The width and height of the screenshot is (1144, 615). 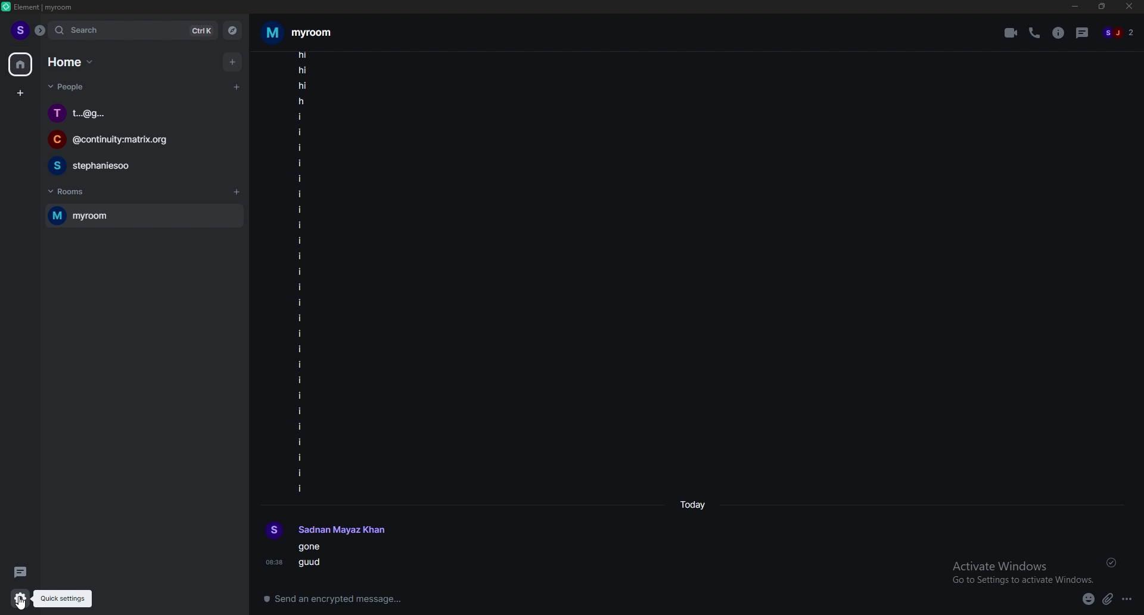 What do you see at coordinates (231, 63) in the screenshot?
I see `add` at bounding box center [231, 63].